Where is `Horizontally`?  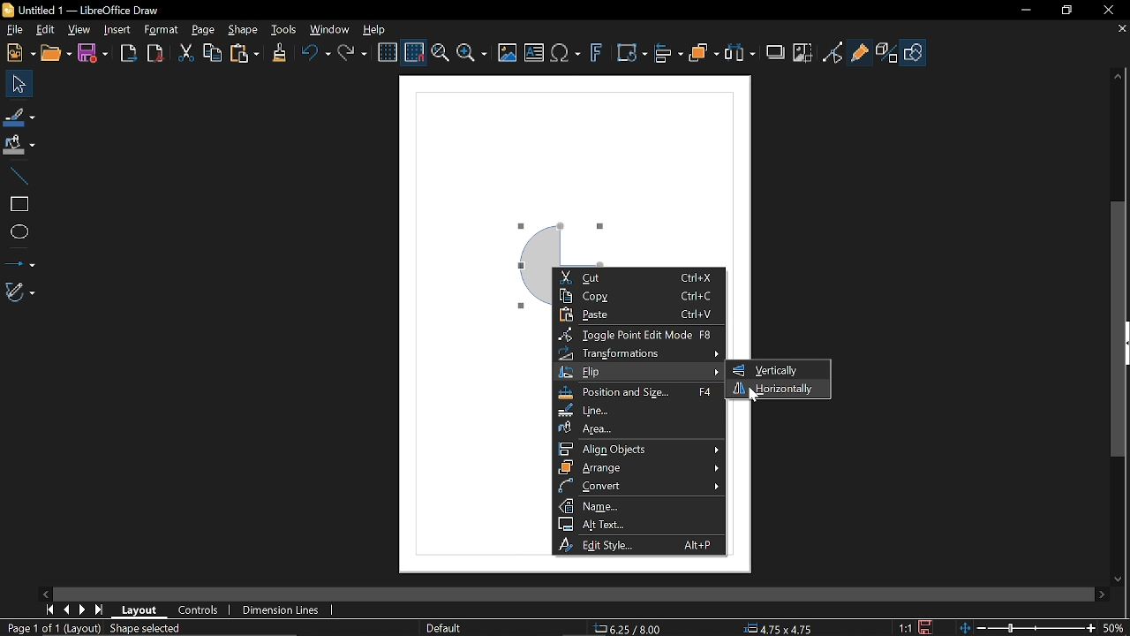 Horizontally is located at coordinates (774, 388).